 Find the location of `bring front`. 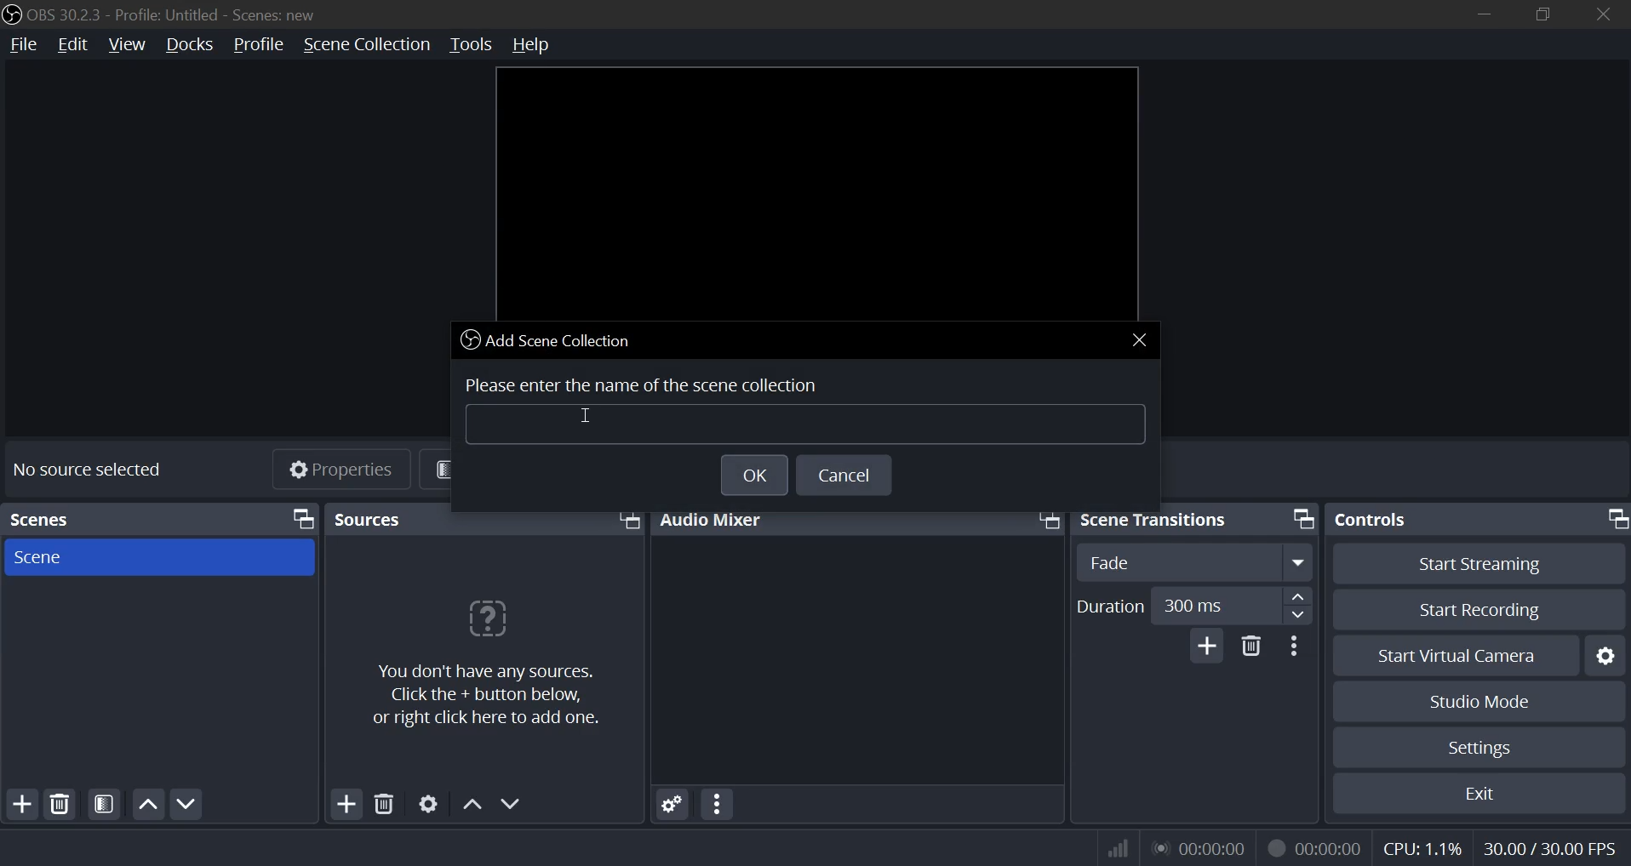

bring front is located at coordinates (303, 519).